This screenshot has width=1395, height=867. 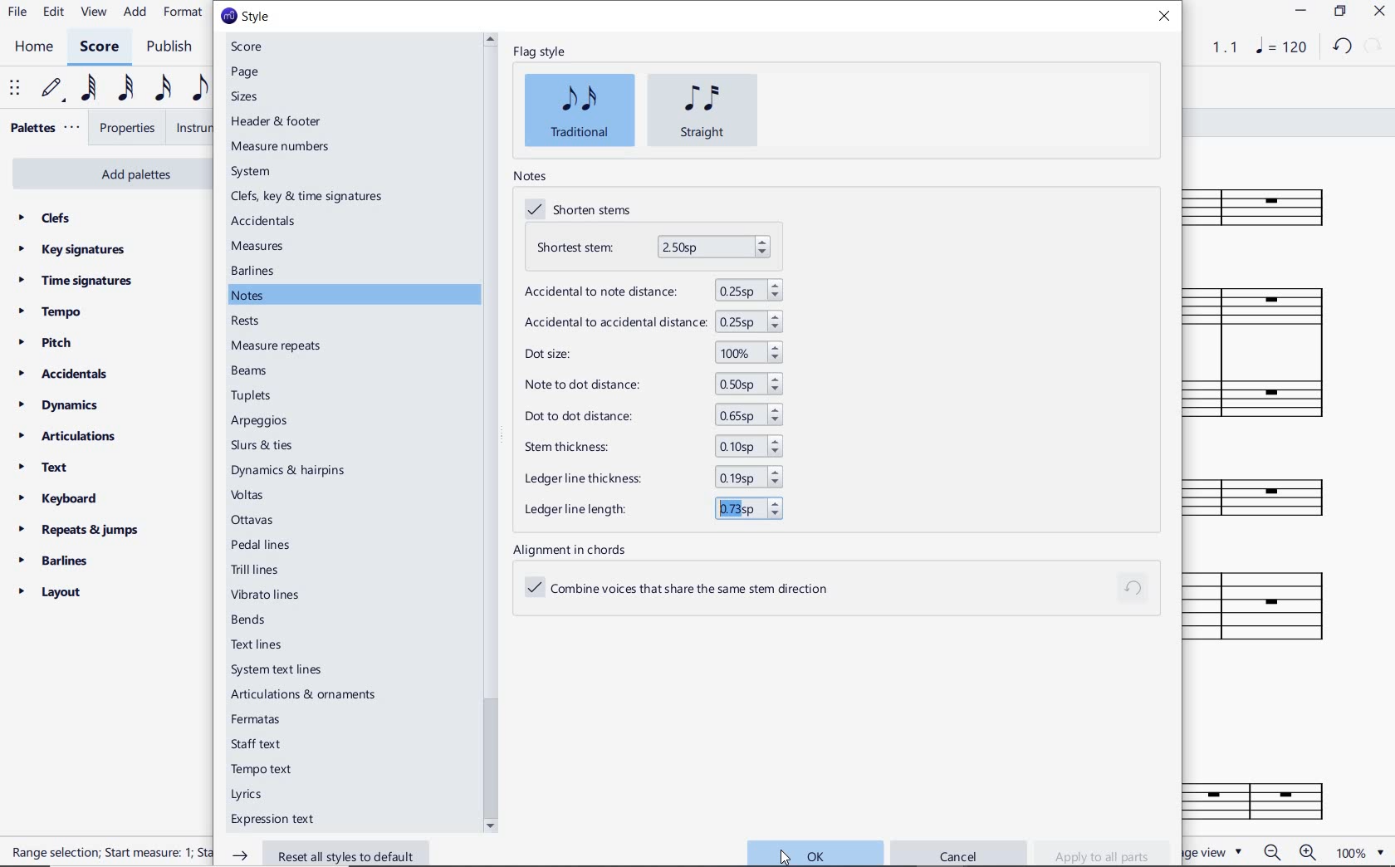 What do you see at coordinates (258, 246) in the screenshot?
I see `measures` at bounding box center [258, 246].